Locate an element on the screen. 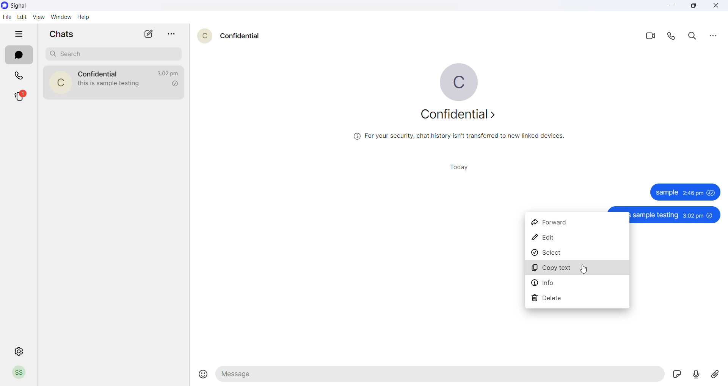 The height and width of the screenshot is (386, 728). cursor is located at coordinates (582, 268).